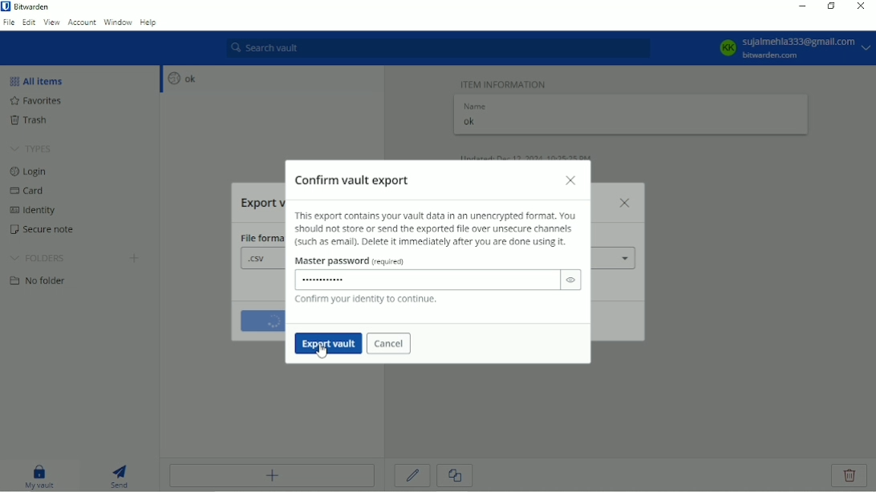 The image size is (876, 492). I want to click on Close, so click(571, 181).